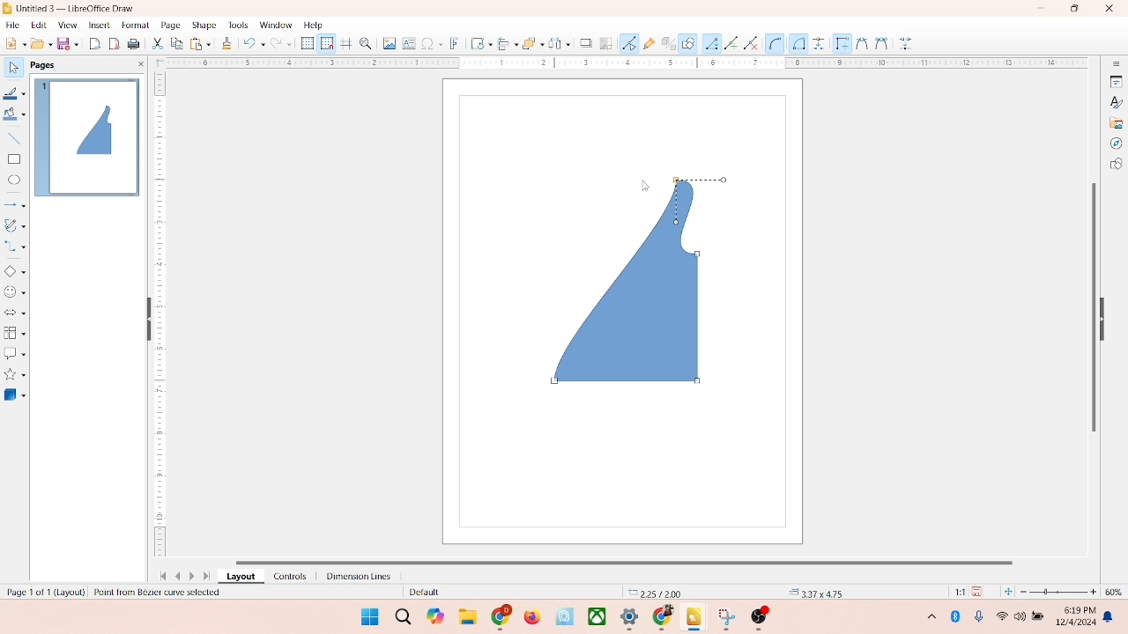  What do you see at coordinates (1117, 592) in the screenshot?
I see `zoom percentage` at bounding box center [1117, 592].